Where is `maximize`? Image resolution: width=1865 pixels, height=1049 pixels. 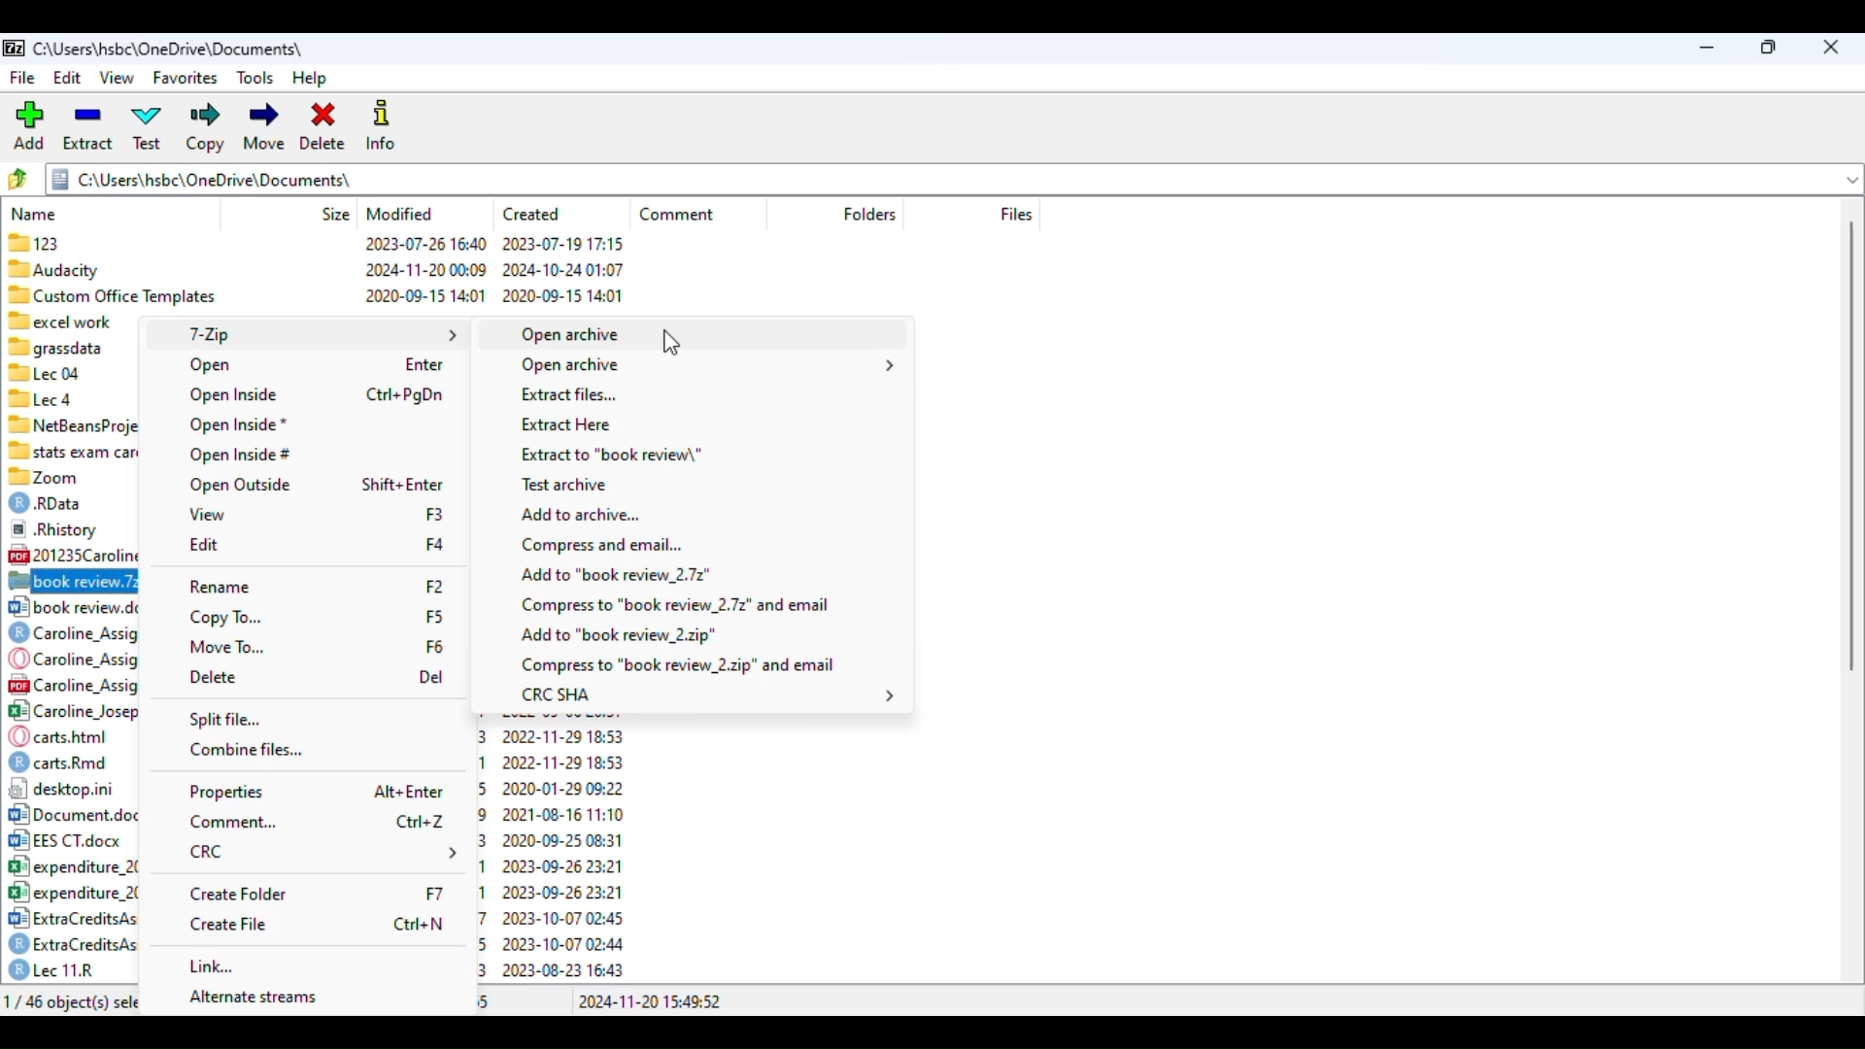 maximize is located at coordinates (1770, 49).